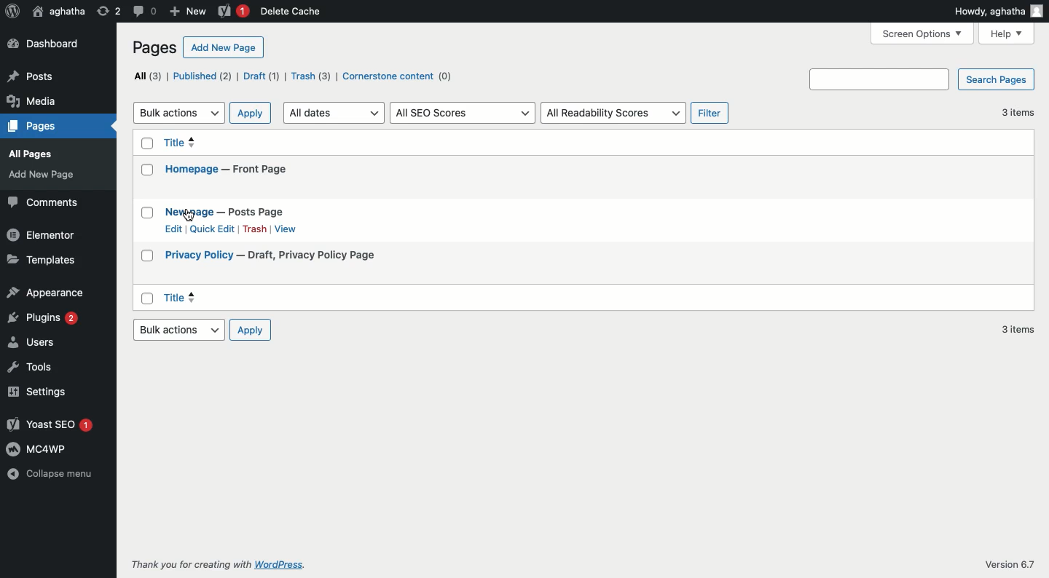 This screenshot has width=1049, height=578. What do you see at coordinates (47, 293) in the screenshot?
I see `Appearance` at bounding box center [47, 293].